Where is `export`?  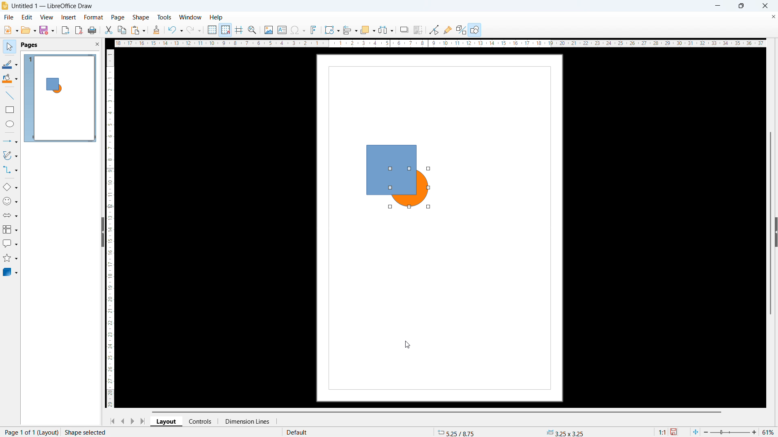
export is located at coordinates (66, 30).